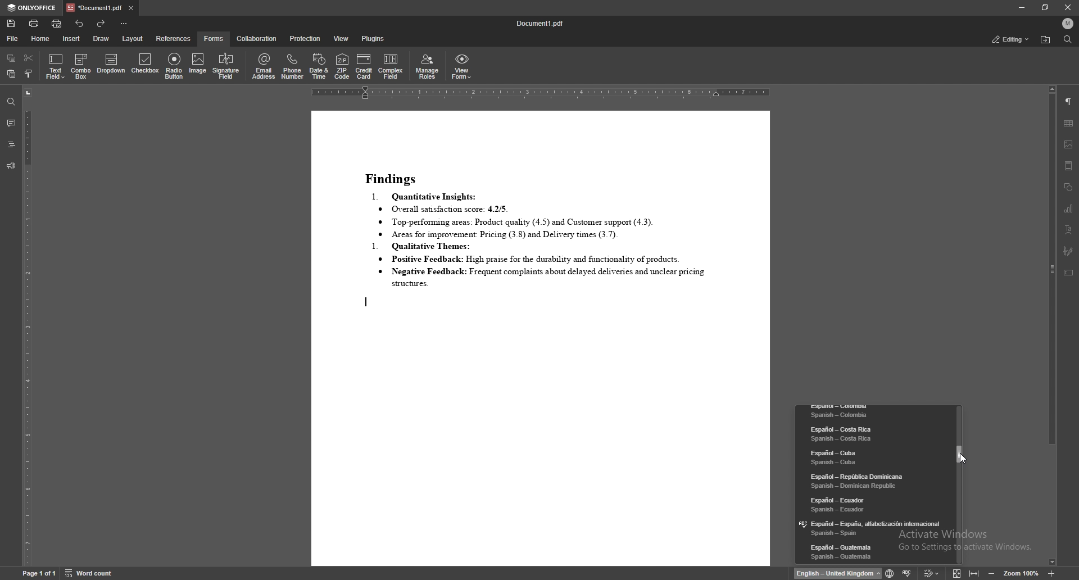 The height and width of the screenshot is (580, 1079). I want to click on file name, so click(541, 25).